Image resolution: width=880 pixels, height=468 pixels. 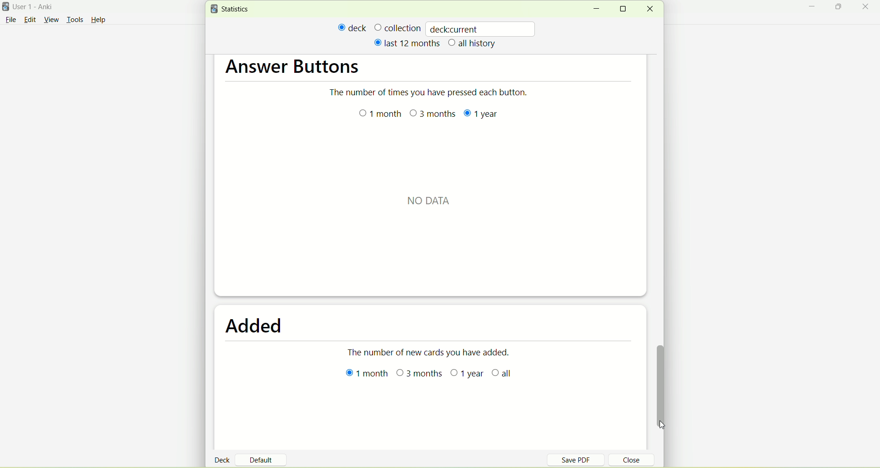 I want to click on User 1- Anki, so click(x=39, y=8).